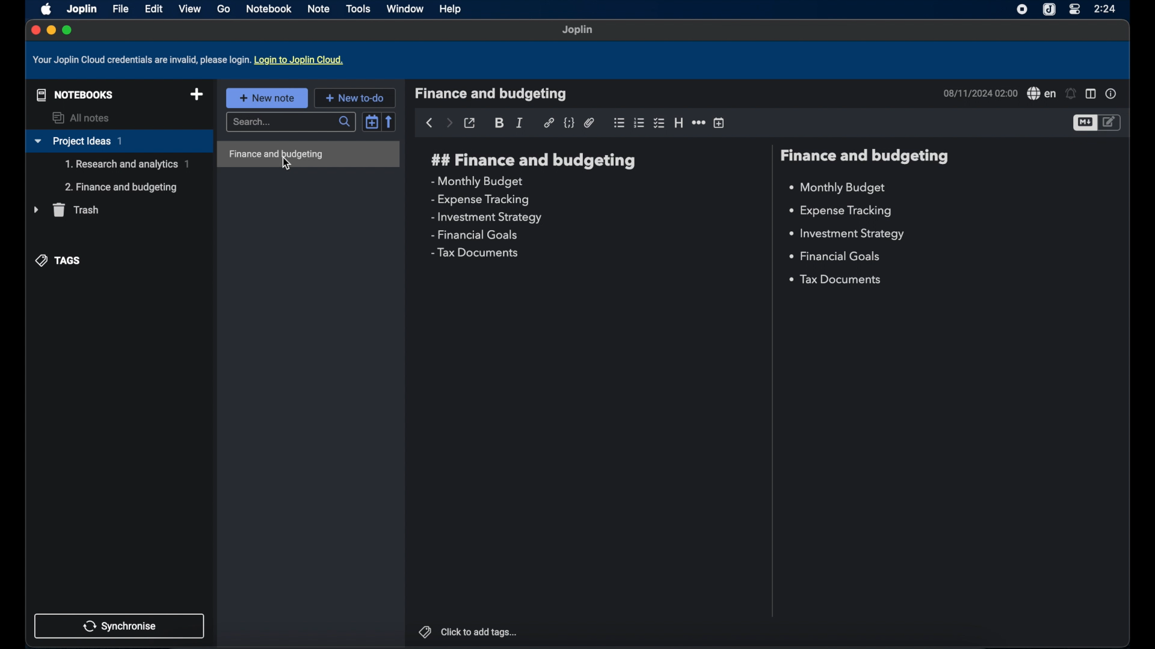  Describe the element at coordinates (449, 124) in the screenshot. I see `forward` at that location.